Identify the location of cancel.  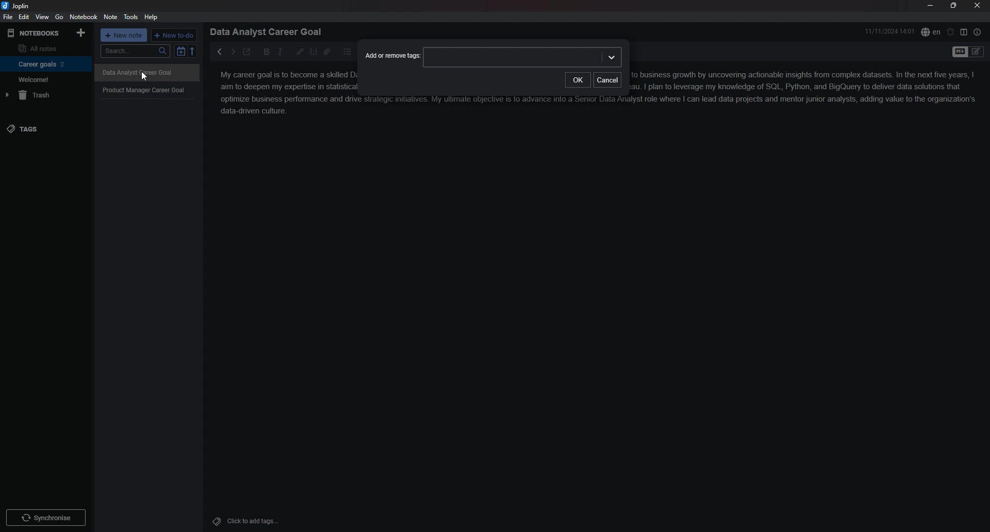
(608, 79).